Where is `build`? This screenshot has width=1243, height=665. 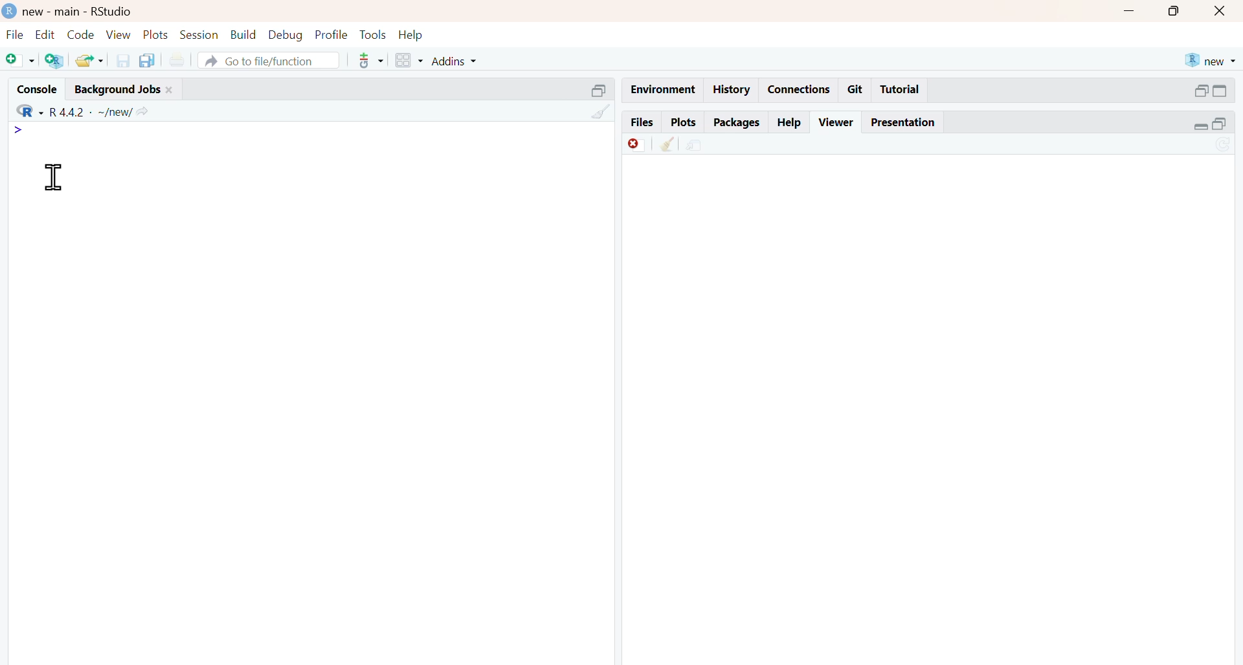 build is located at coordinates (244, 35).